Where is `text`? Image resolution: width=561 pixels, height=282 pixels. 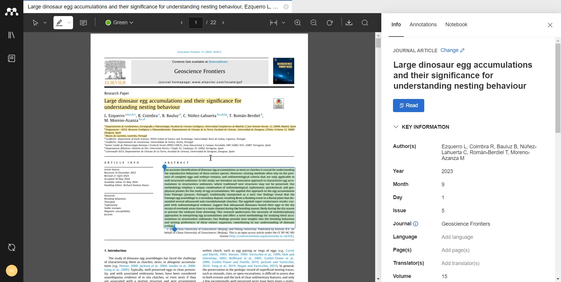
text is located at coordinates (415, 51).